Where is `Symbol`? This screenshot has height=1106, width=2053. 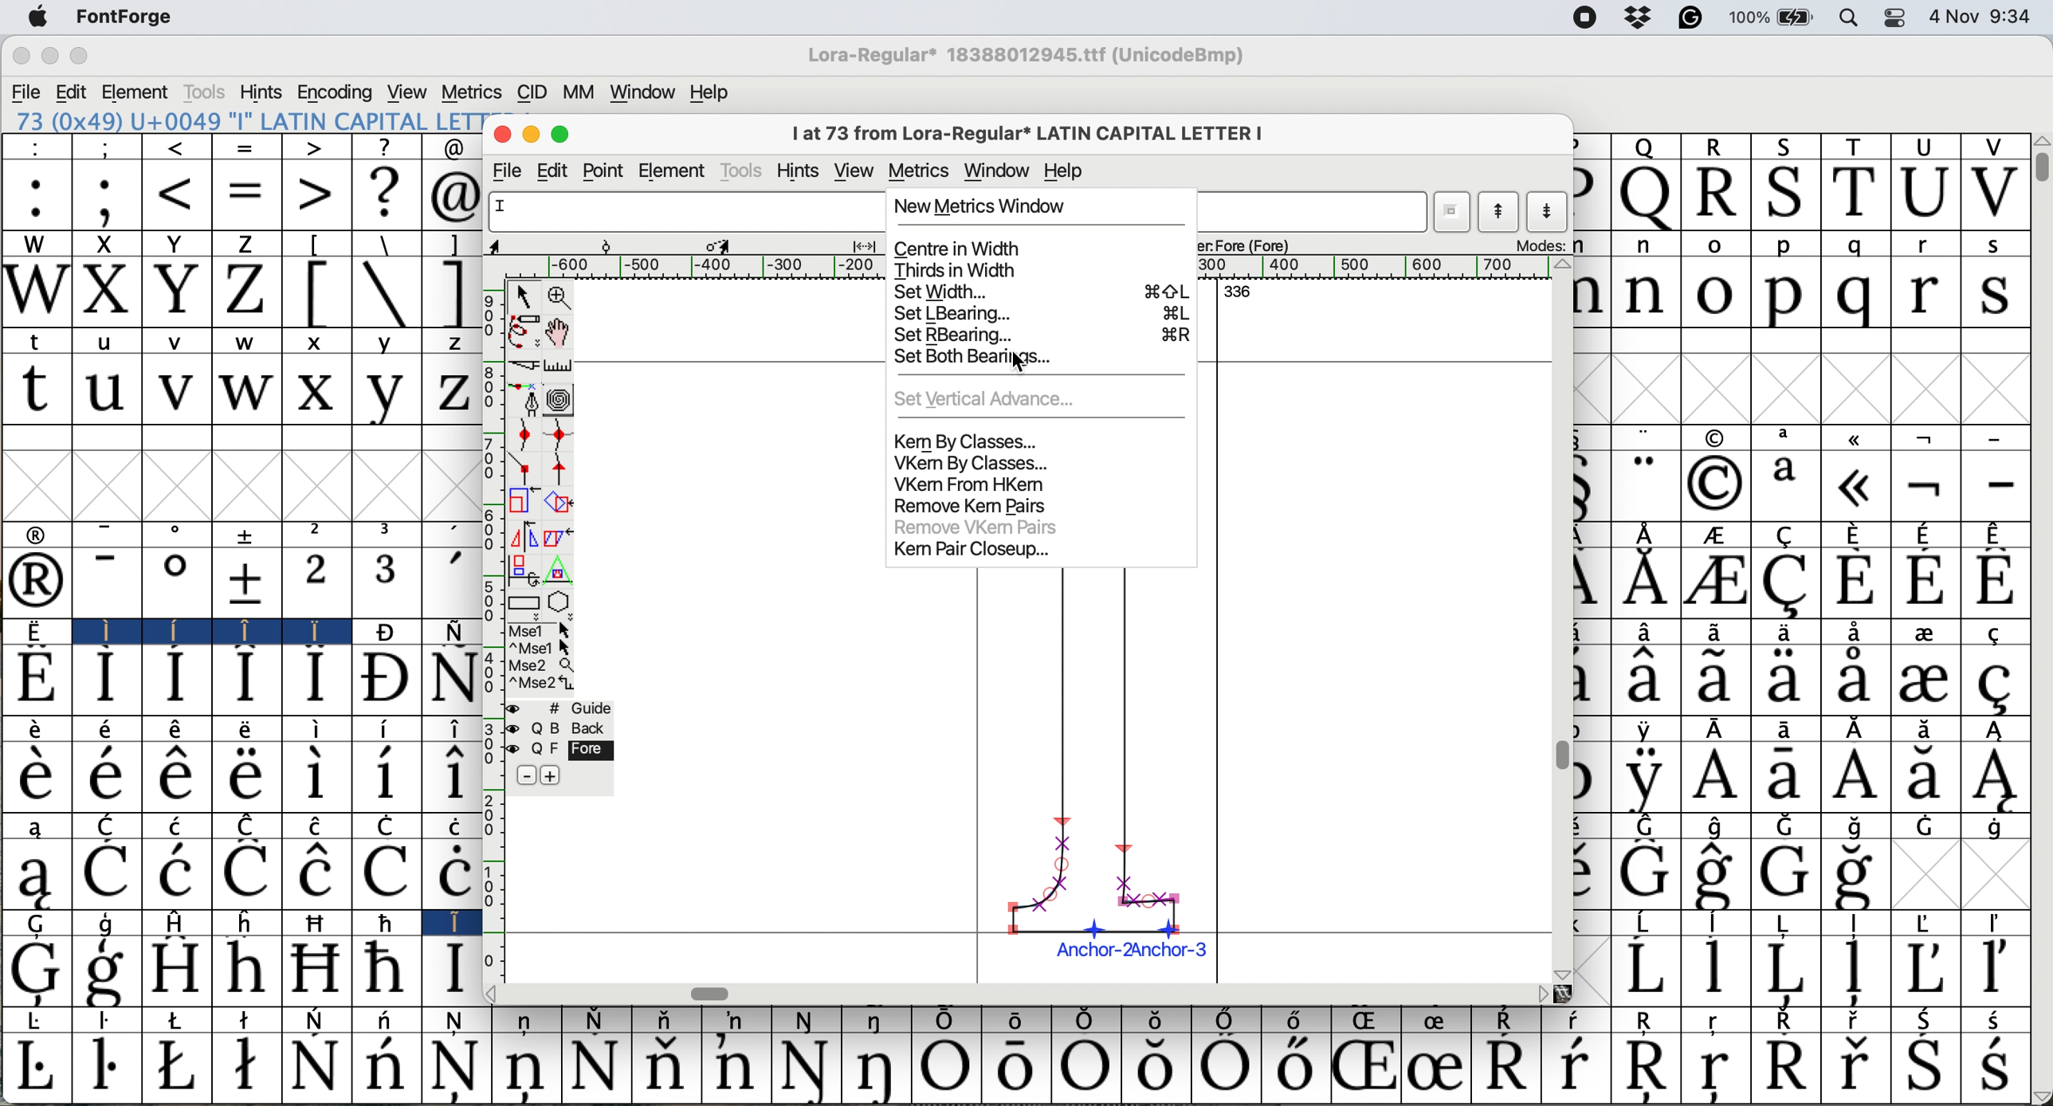
Symbol is located at coordinates (1859, 1020).